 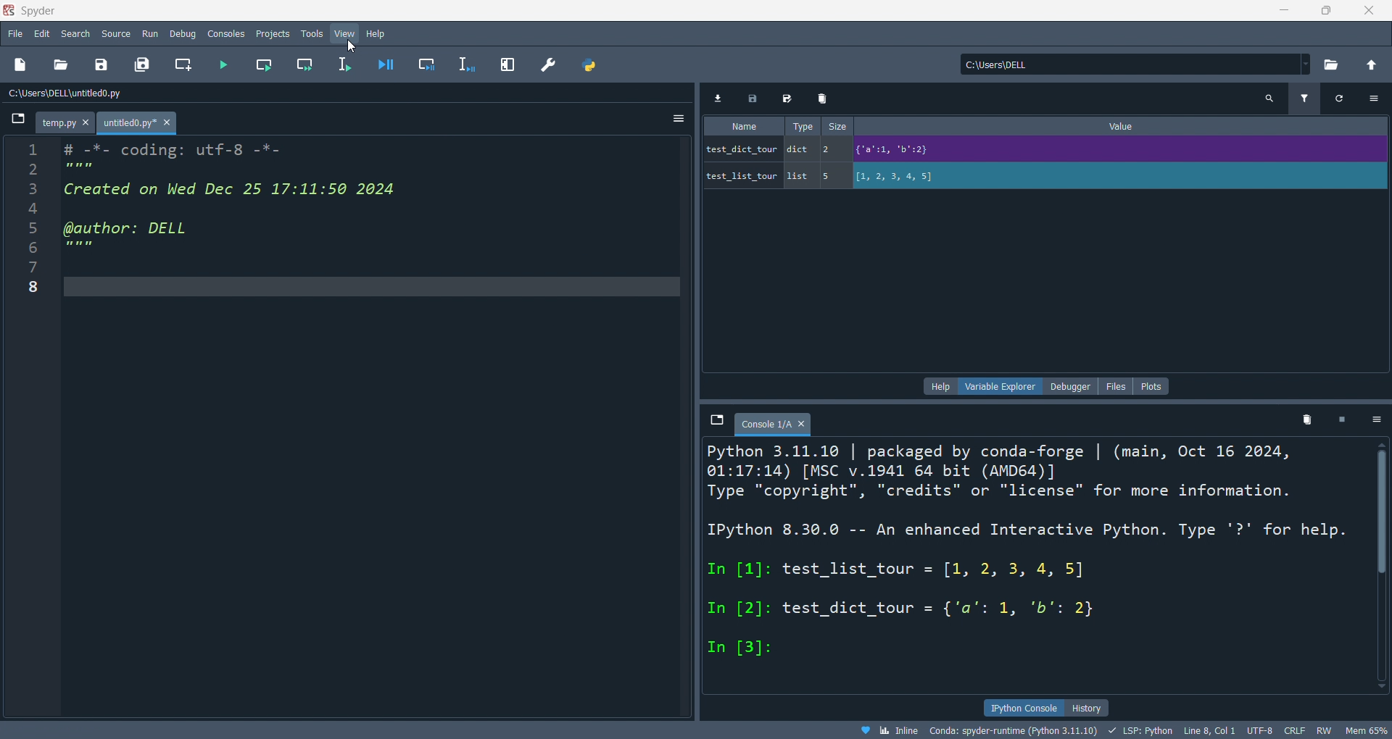 I want to click on type, so click(x=803, y=152).